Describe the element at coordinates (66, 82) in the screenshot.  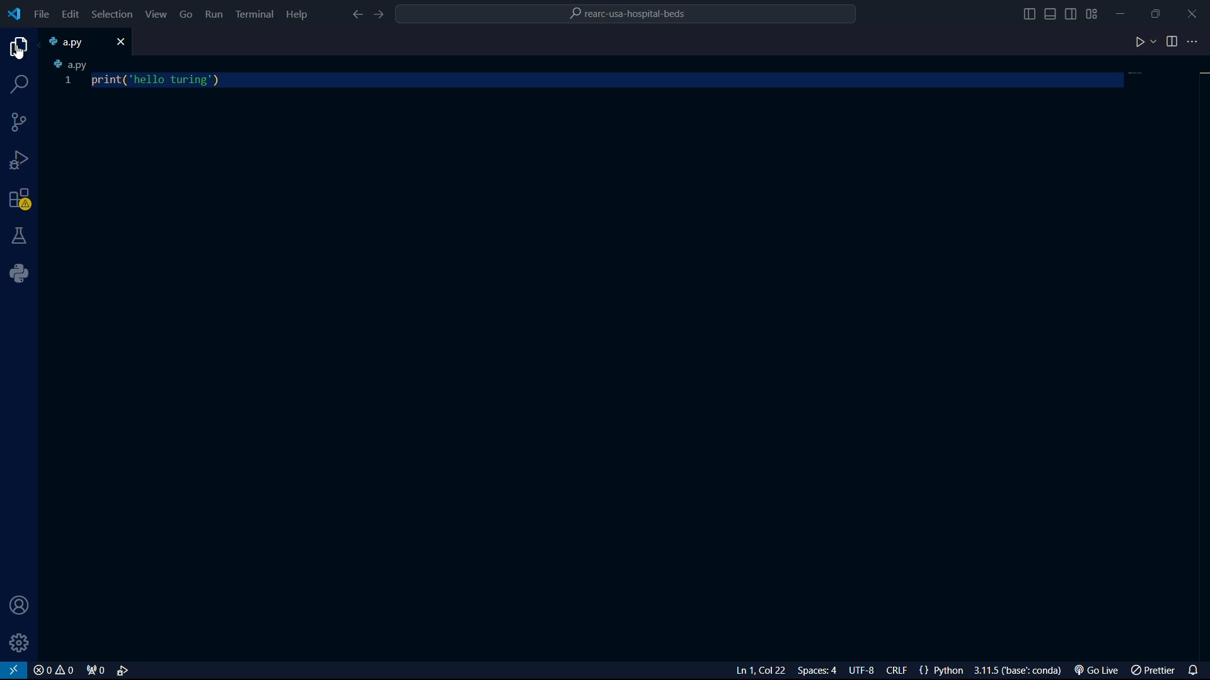
I see `1` at that location.